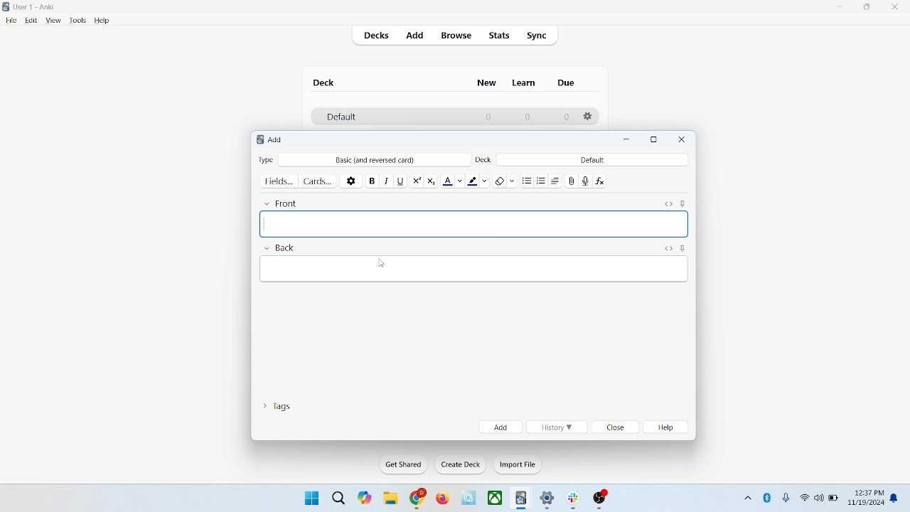 This screenshot has height=512, width=910. I want to click on text color, so click(455, 180).